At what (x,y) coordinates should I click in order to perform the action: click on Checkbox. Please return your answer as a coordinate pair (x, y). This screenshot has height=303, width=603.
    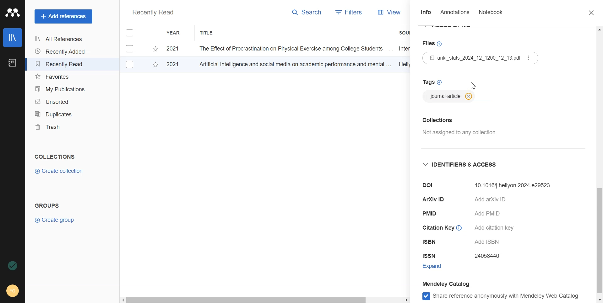
    Looking at the image, I should click on (130, 65).